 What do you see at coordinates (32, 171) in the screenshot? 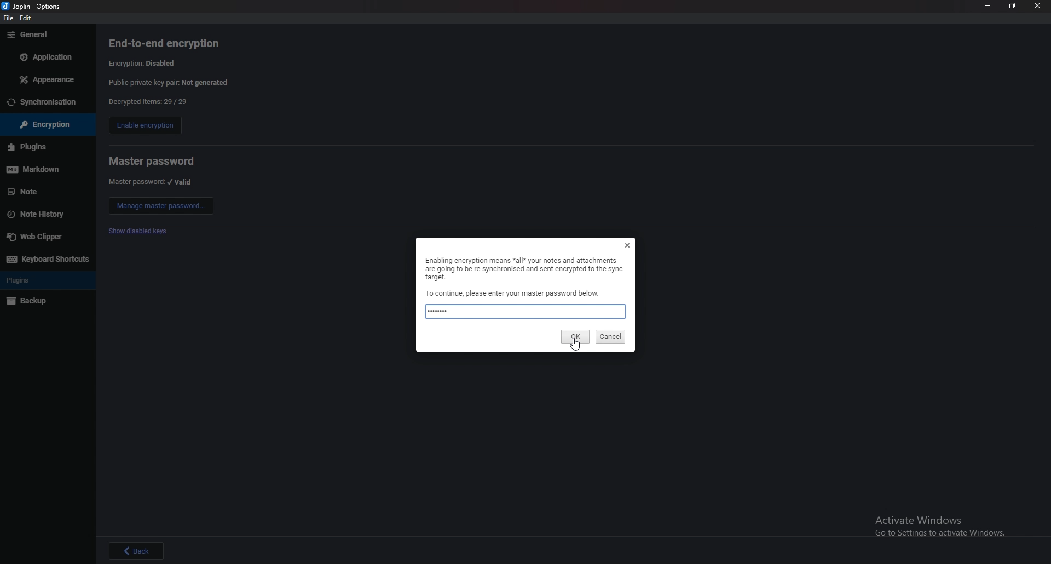
I see `` at bounding box center [32, 171].